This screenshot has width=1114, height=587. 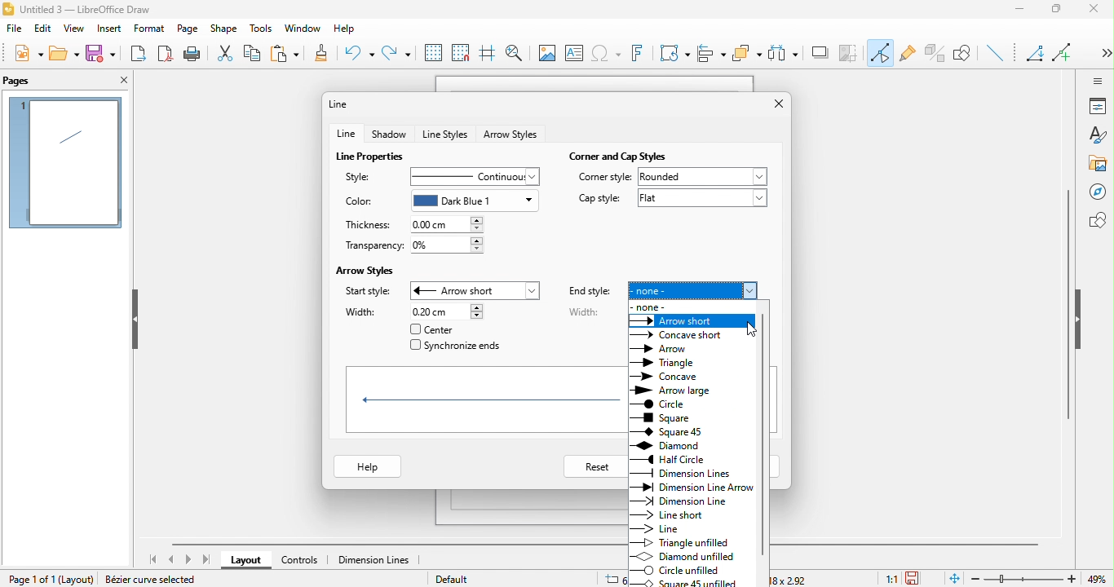 I want to click on 18x2.92, so click(x=789, y=580).